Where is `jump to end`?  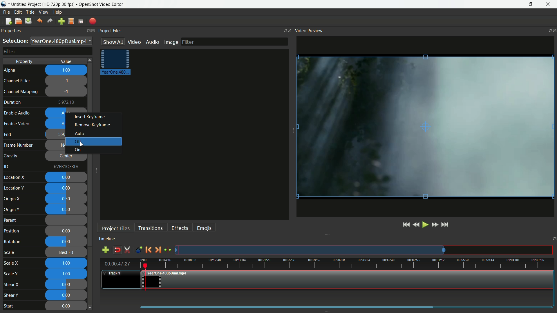
jump to end is located at coordinates (445, 225).